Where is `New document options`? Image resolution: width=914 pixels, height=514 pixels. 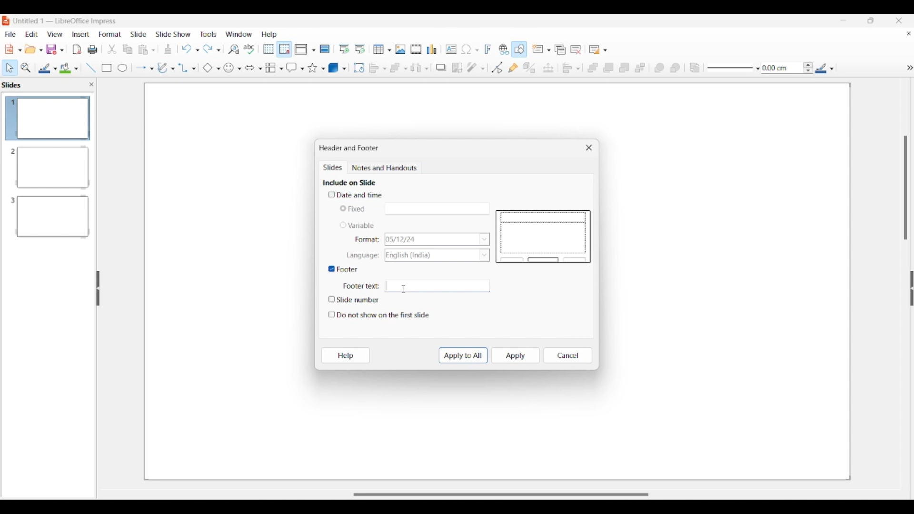
New document options is located at coordinates (13, 49).